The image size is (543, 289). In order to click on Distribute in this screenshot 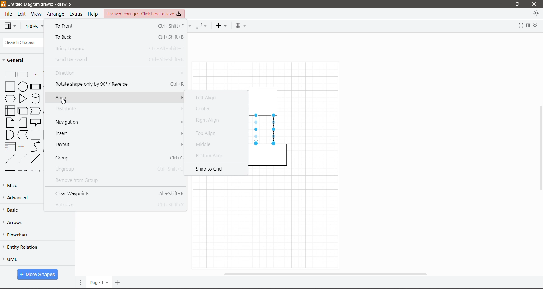, I will do `click(118, 109)`.